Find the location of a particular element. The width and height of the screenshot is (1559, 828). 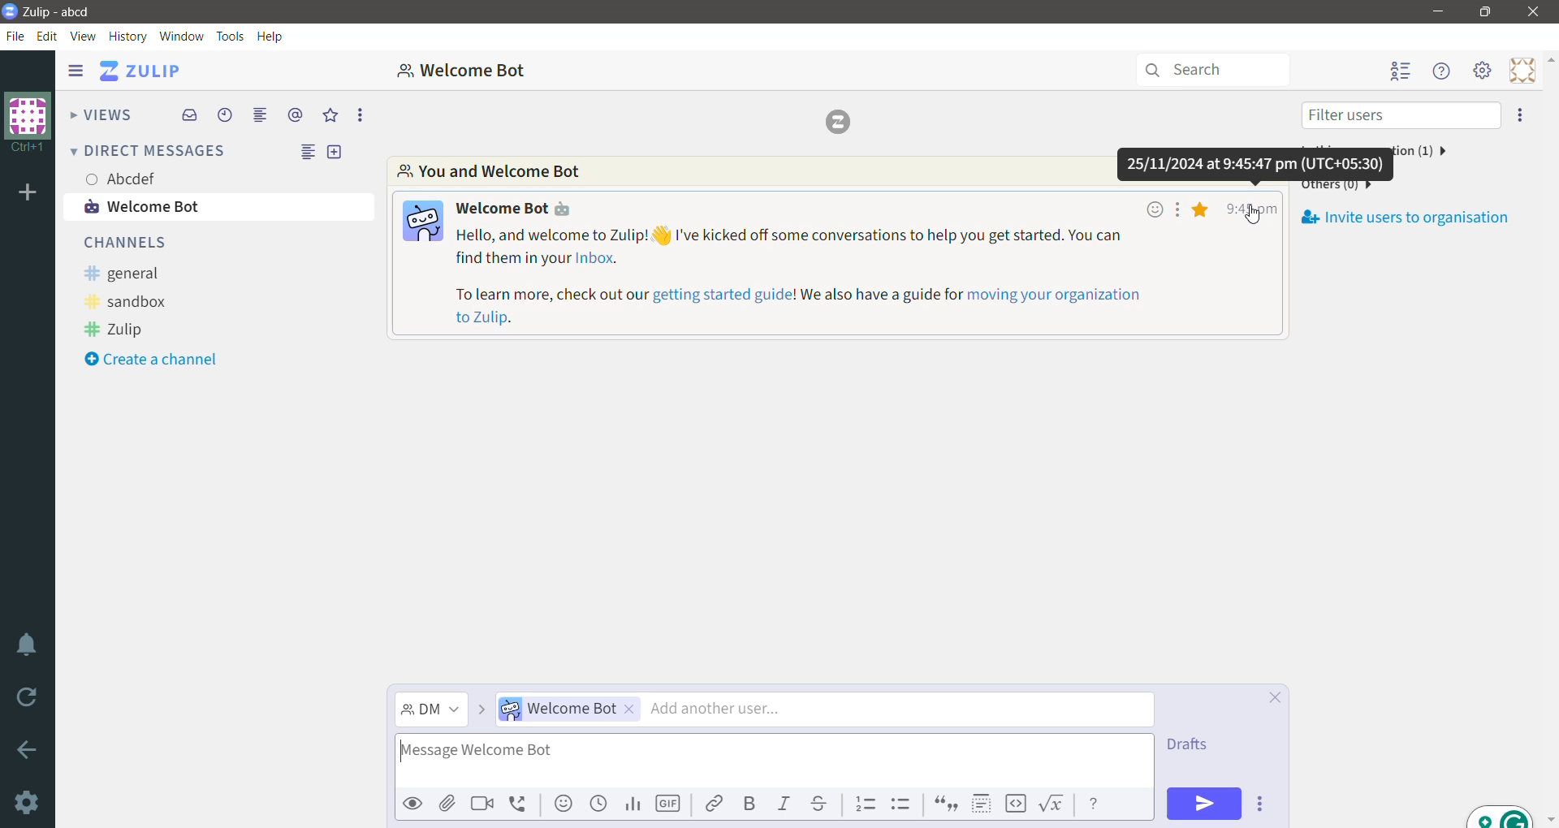

Cancel compose and save draft is located at coordinates (1273, 697).